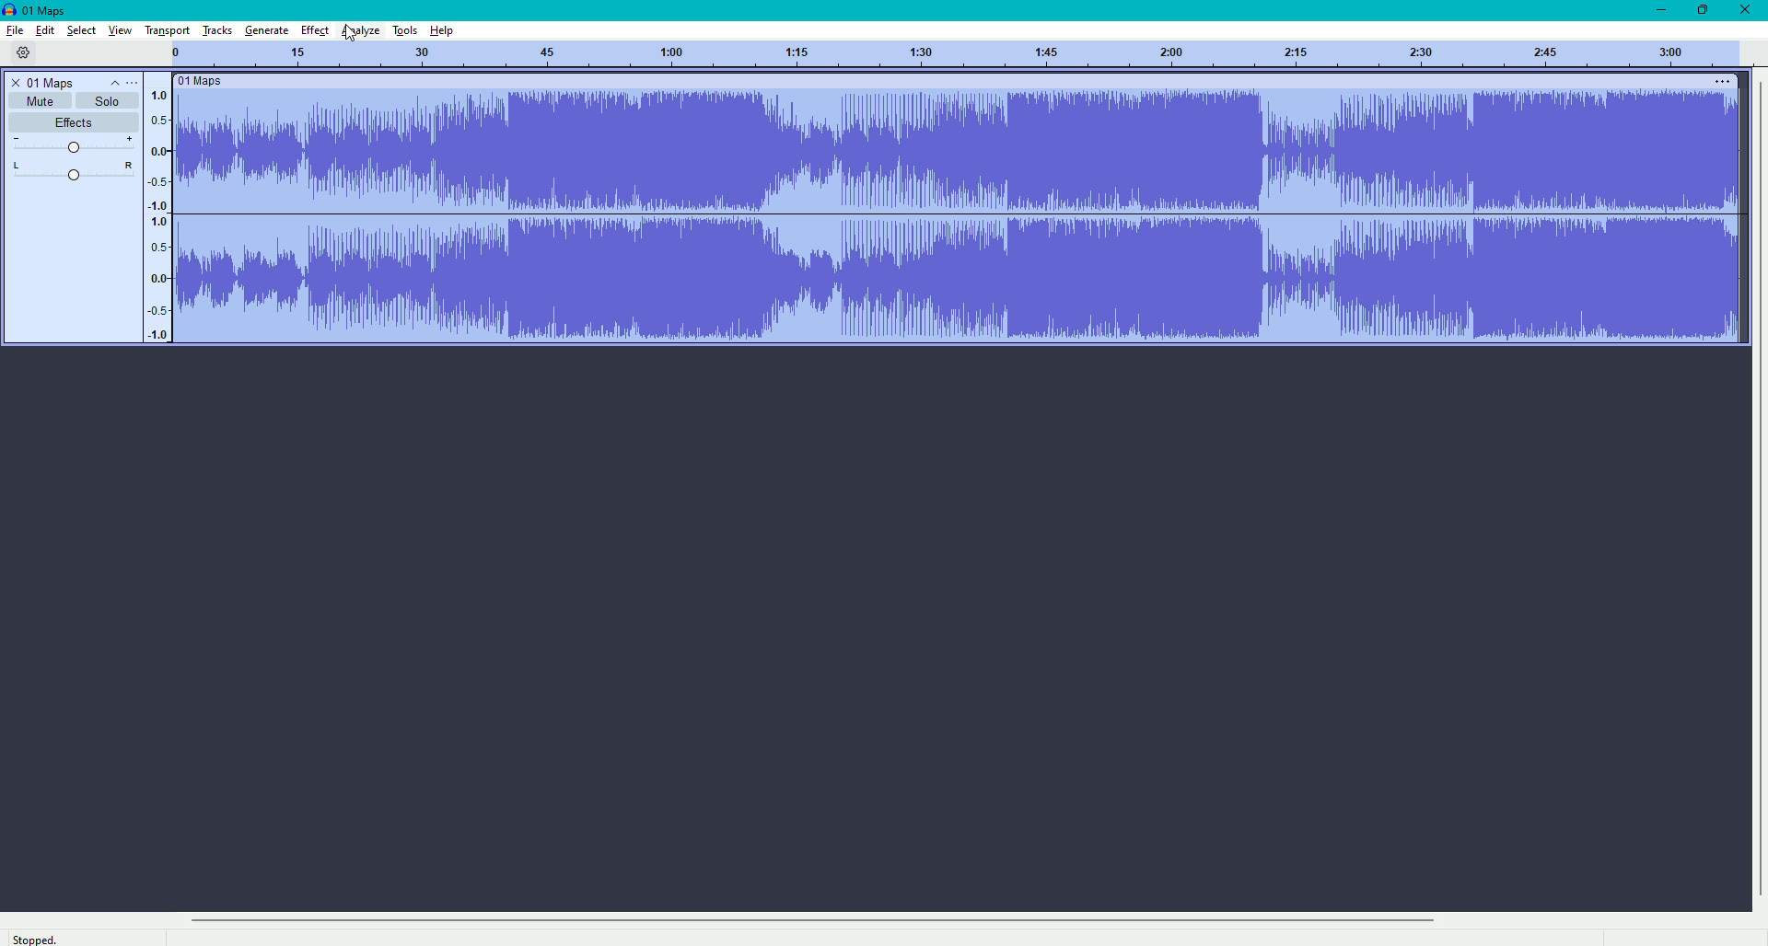 The height and width of the screenshot is (946, 1768). Describe the element at coordinates (264, 30) in the screenshot. I see `Generate` at that location.